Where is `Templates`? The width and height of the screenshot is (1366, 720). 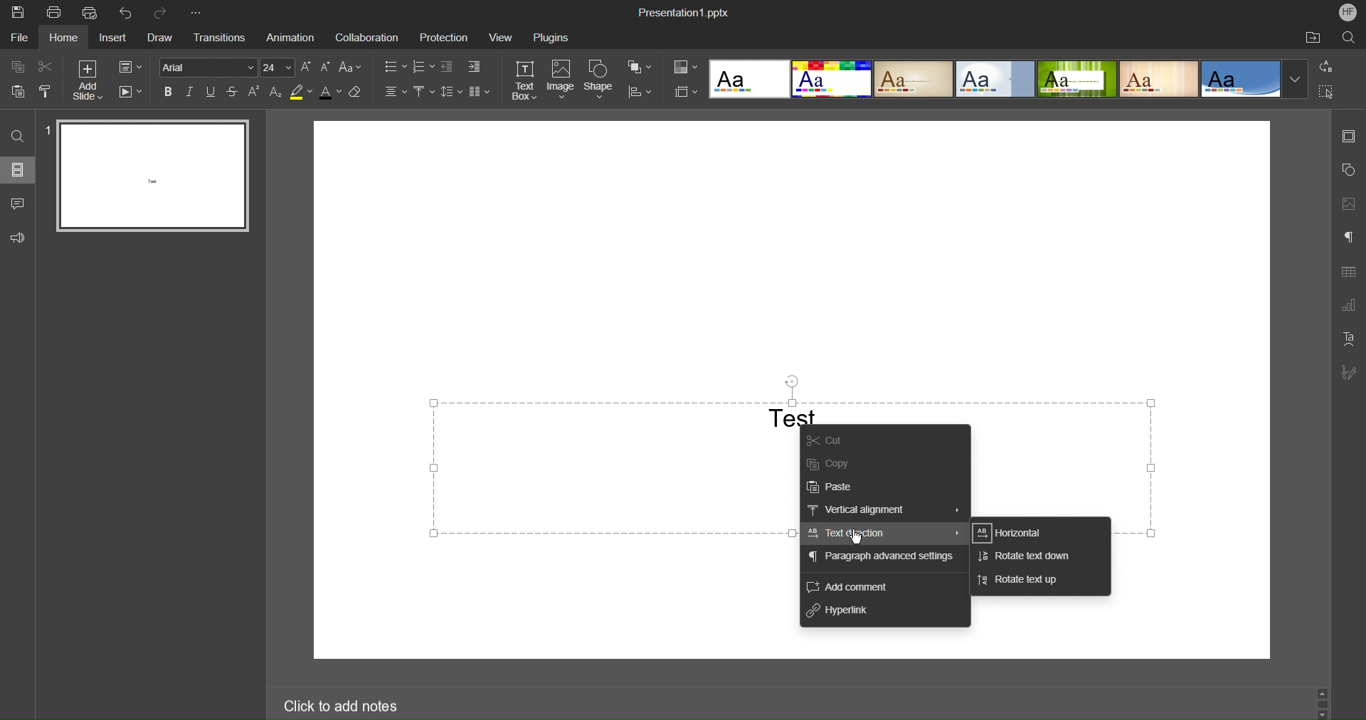
Templates is located at coordinates (1007, 78).